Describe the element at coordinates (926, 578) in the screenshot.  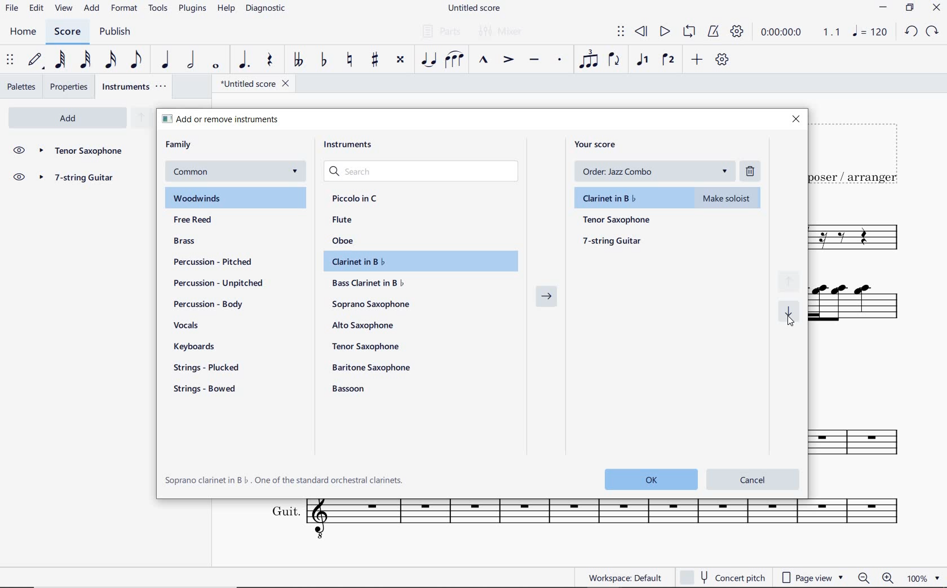
I see `zoom factor` at that location.